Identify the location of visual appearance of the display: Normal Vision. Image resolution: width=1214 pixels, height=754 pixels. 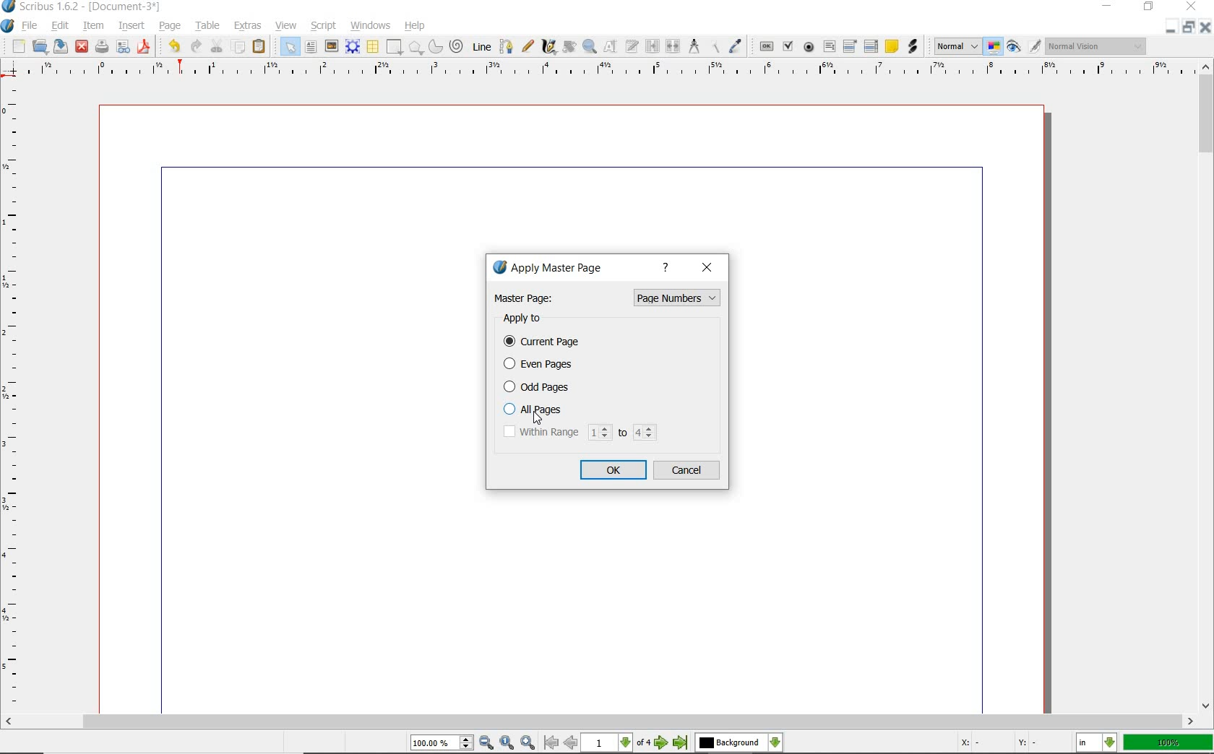
(1098, 46).